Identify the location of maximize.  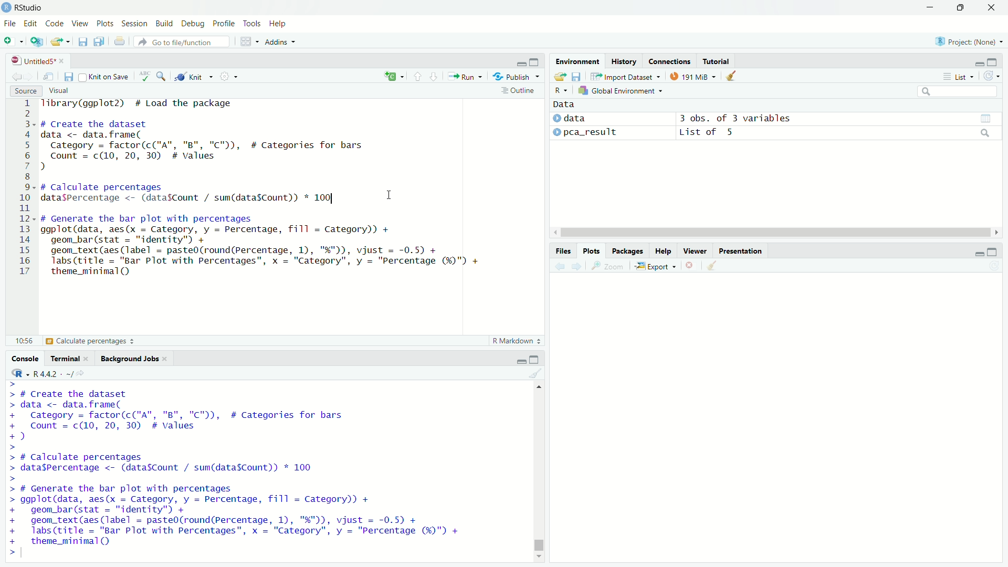
(992, 251).